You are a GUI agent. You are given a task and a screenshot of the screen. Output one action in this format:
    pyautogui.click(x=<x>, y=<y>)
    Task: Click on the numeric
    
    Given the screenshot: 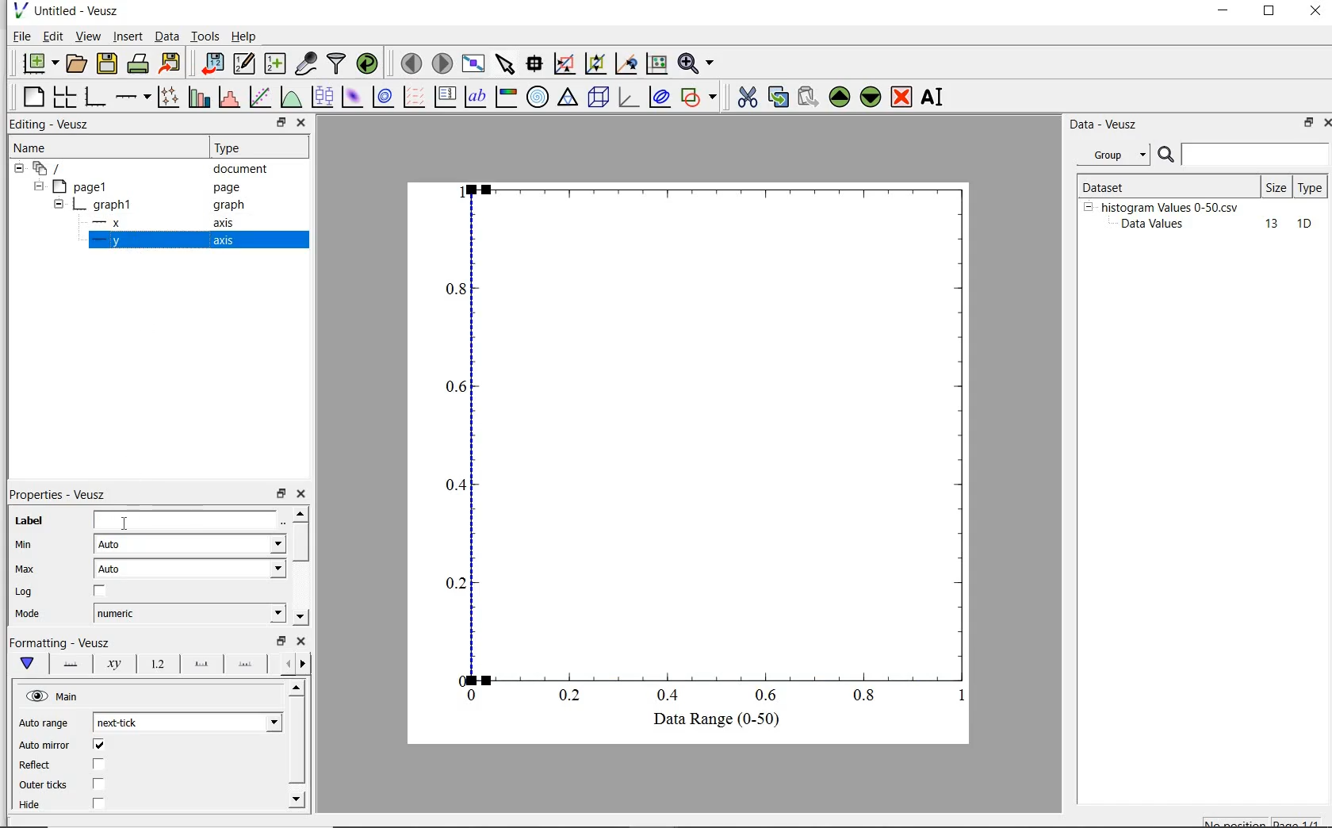 What is the action you would take?
    pyautogui.click(x=188, y=613)
    